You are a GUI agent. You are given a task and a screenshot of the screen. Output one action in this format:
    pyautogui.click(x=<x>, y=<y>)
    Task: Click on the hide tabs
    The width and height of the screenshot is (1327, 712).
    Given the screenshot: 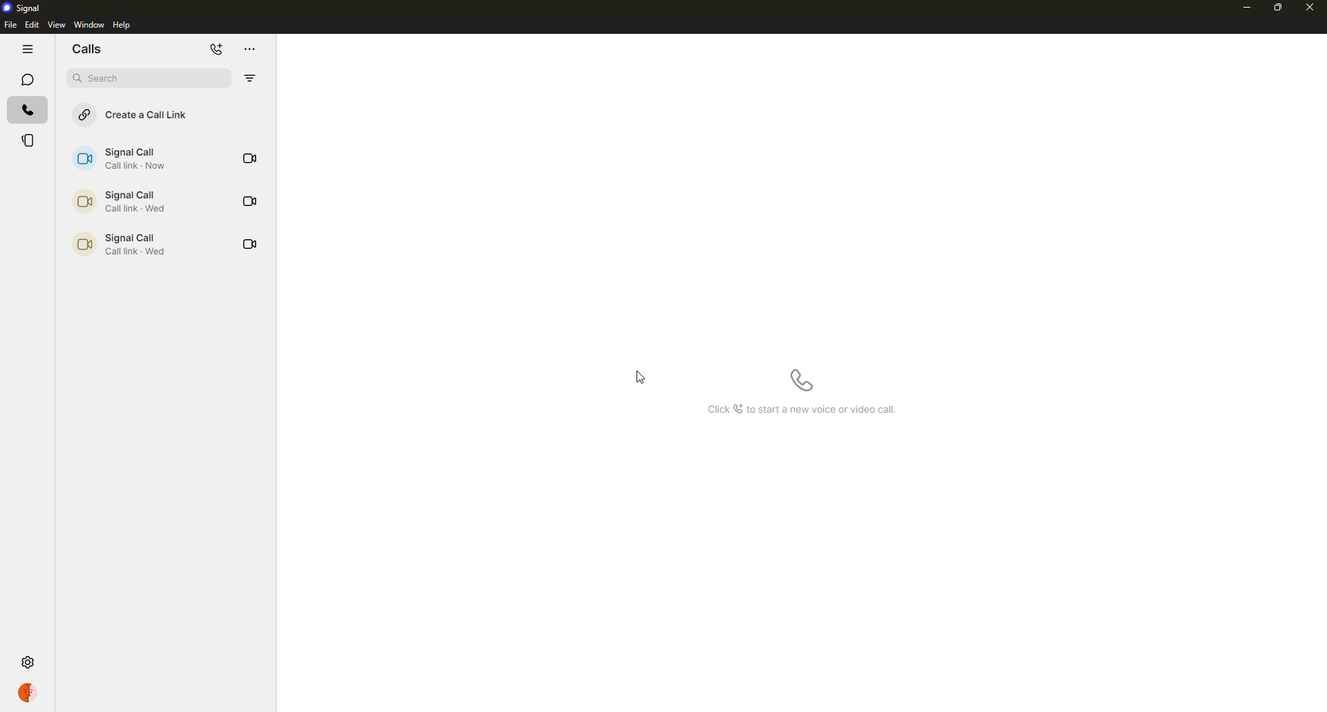 What is the action you would take?
    pyautogui.click(x=28, y=50)
    